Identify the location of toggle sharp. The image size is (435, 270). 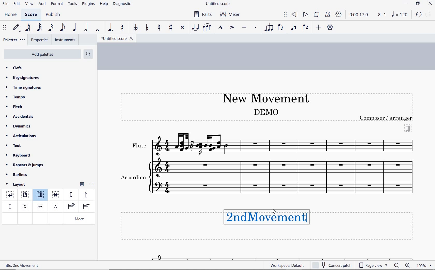
(171, 28).